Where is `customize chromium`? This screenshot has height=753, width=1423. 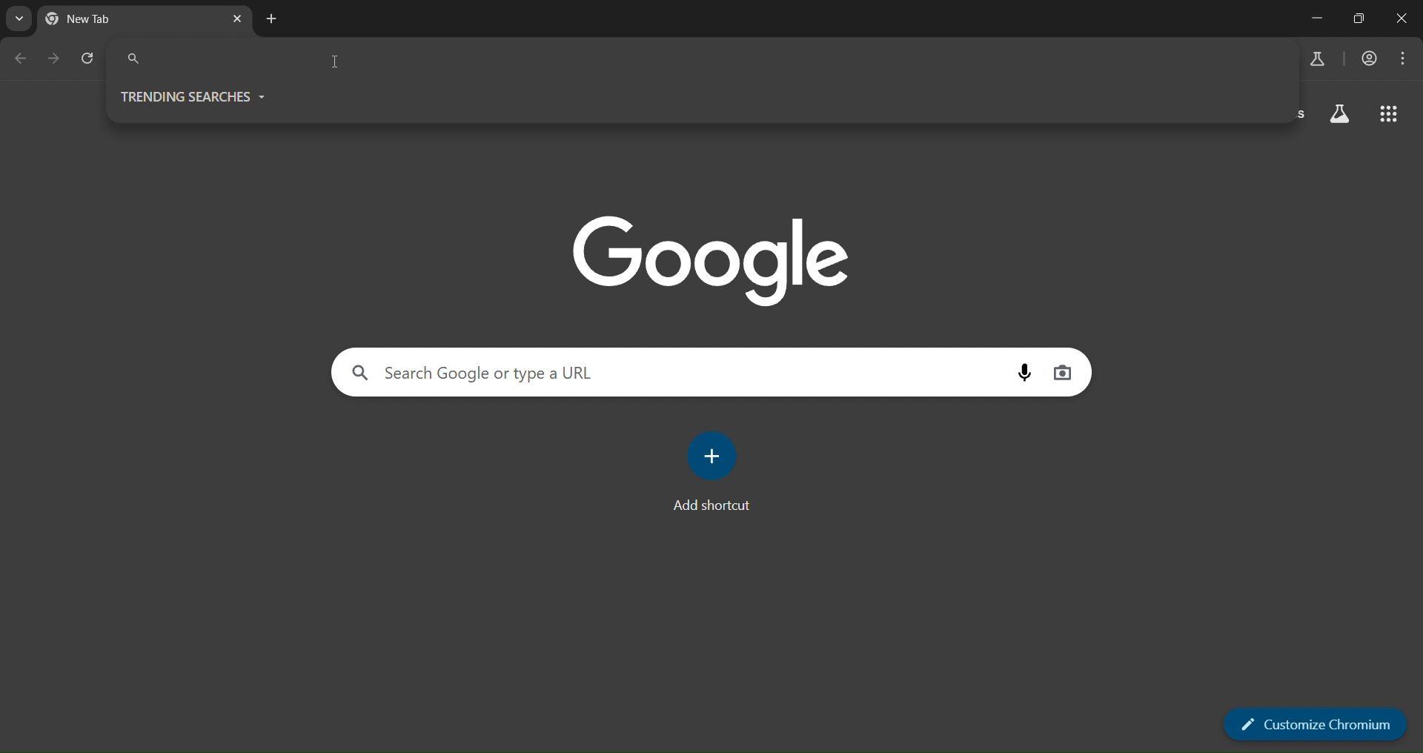 customize chromium is located at coordinates (1316, 723).